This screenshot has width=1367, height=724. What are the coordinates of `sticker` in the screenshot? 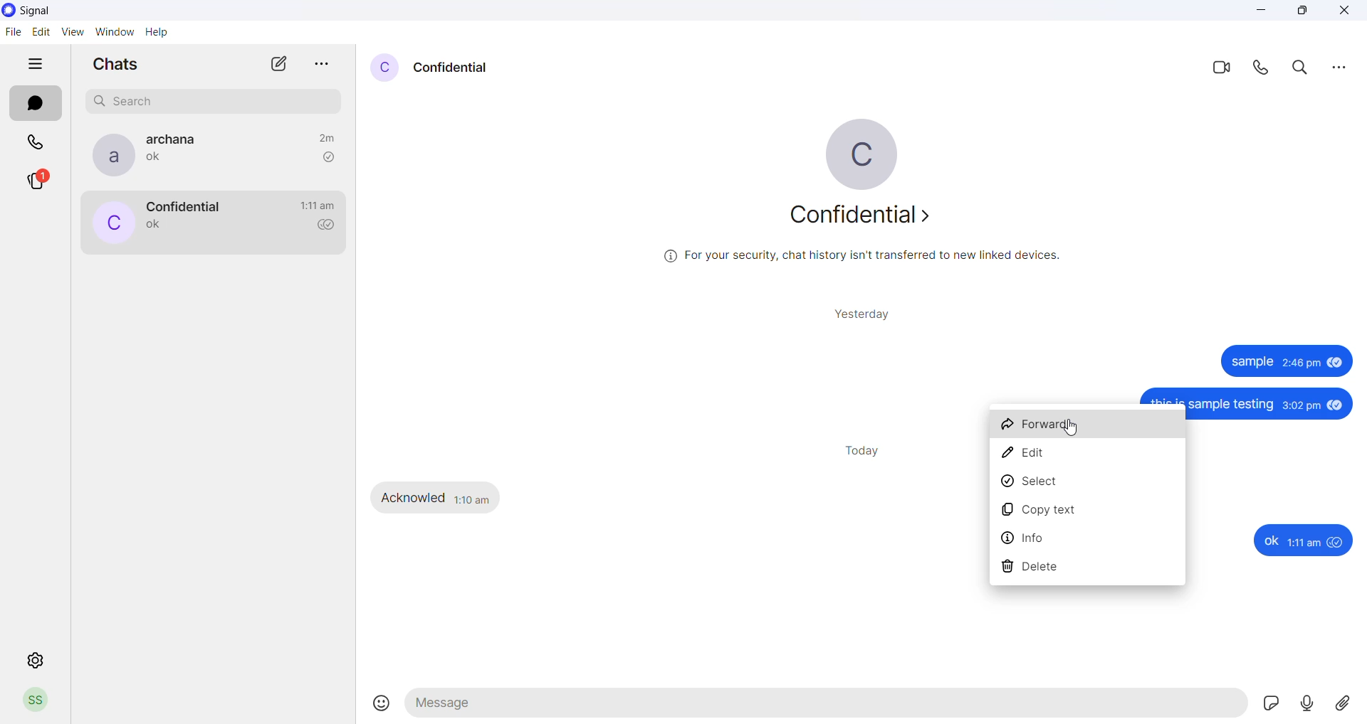 It's located at (1275, 706).